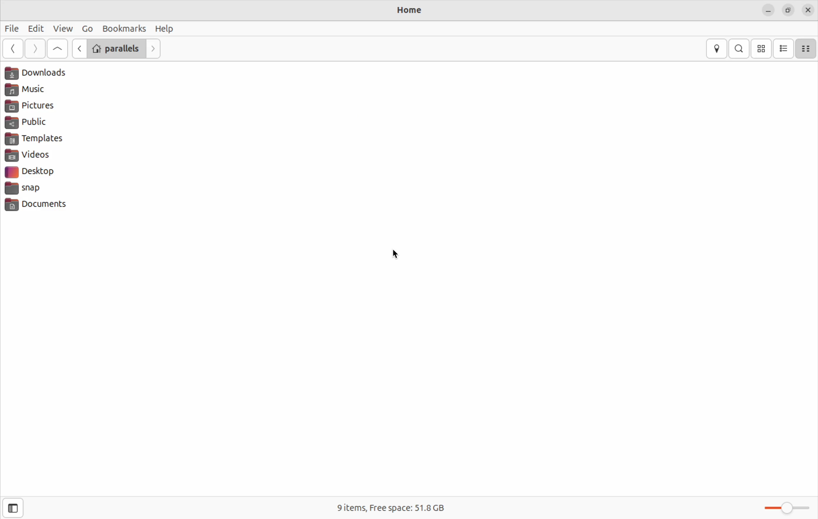 The height and width of the screenshot is (519, 818). I want to click on free space, so click(389, 506).